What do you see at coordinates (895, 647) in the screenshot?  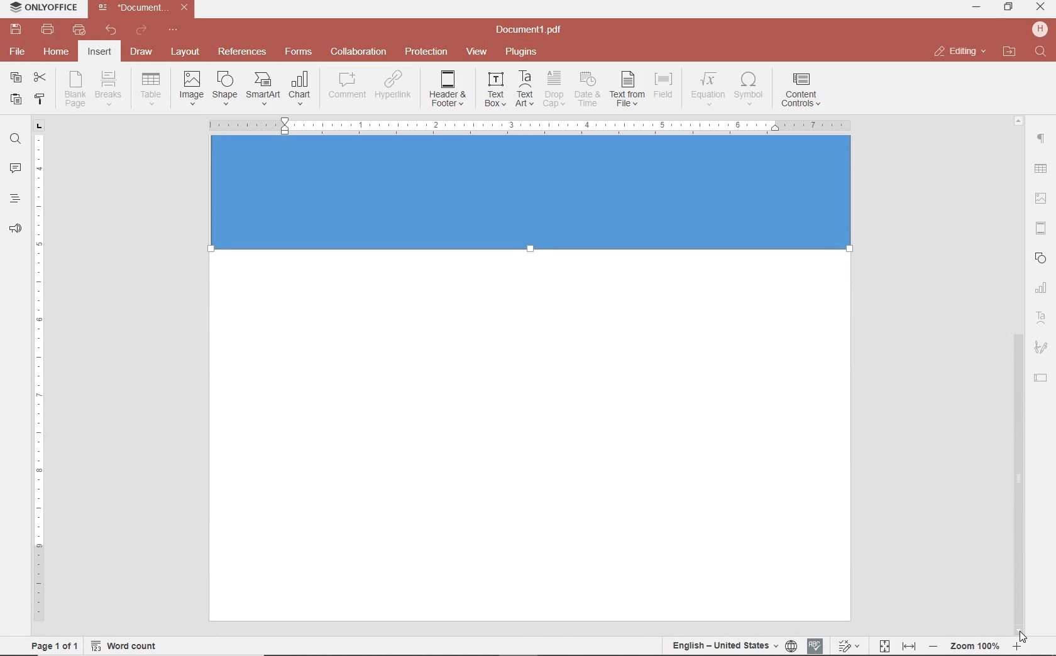 I see `fit to page and width` at bounding box center [895, 647].